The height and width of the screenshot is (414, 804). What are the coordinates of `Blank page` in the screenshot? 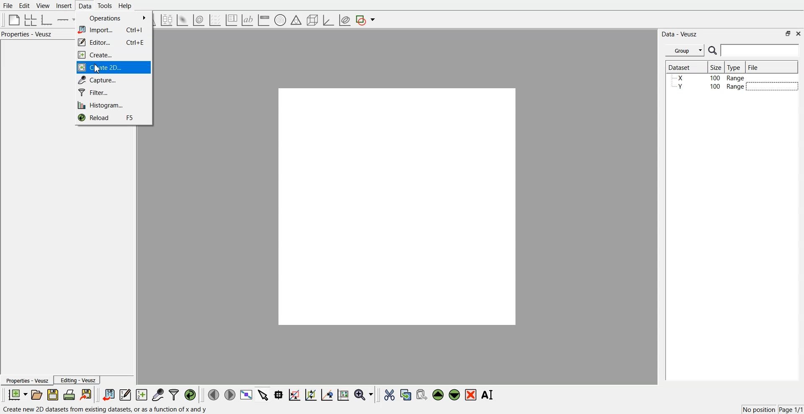 It's located at (14, 20).